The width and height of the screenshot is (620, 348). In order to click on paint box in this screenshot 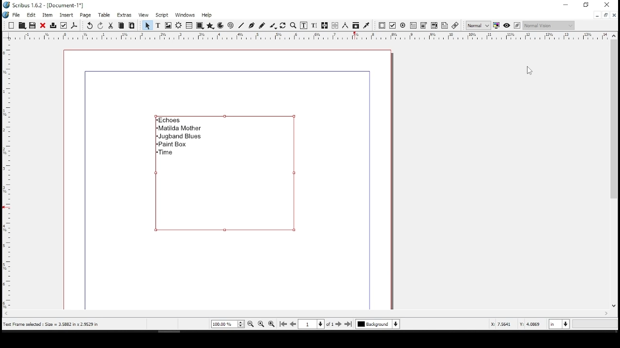, I will do `click(173, 145)`.